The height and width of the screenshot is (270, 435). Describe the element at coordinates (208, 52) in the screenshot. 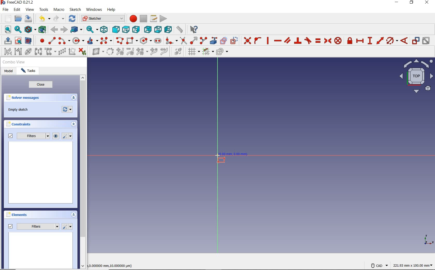

I see `toggle snap` at that location.